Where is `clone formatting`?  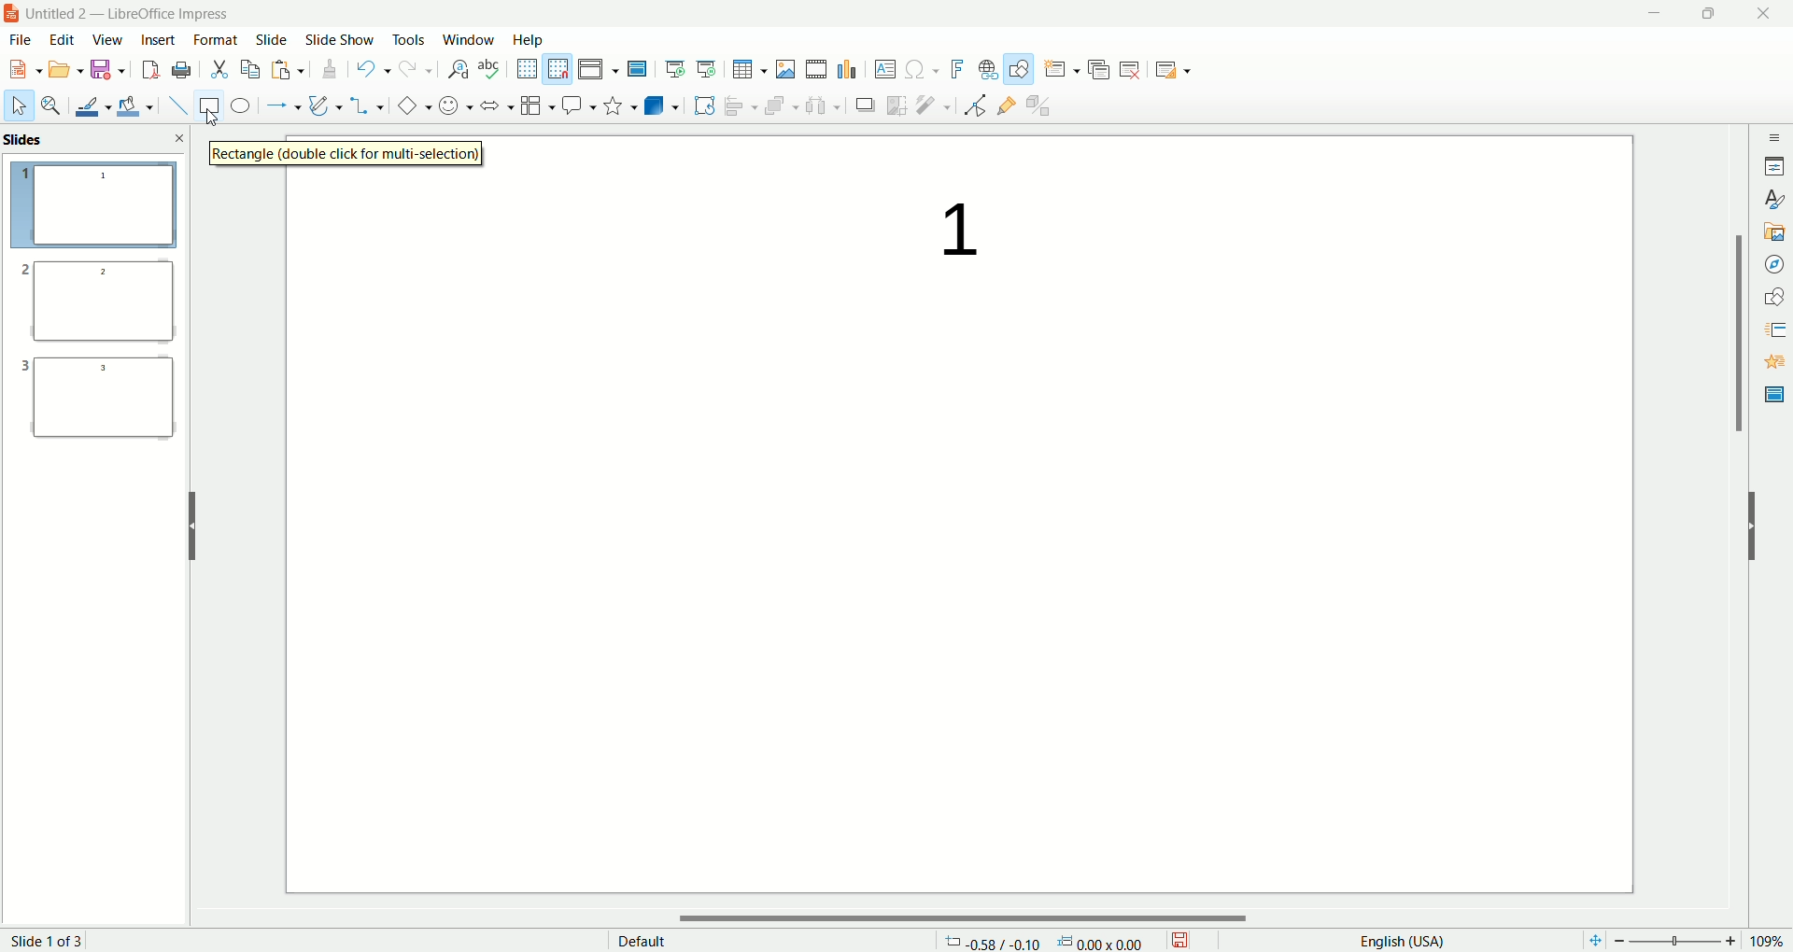
clone formatting is located at coordinates (328, 70).